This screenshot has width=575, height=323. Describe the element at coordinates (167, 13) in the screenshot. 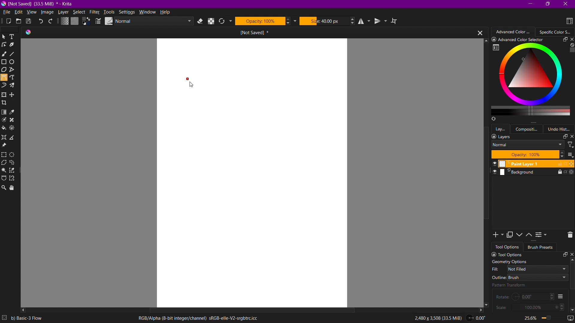

I see `Help` at that location.